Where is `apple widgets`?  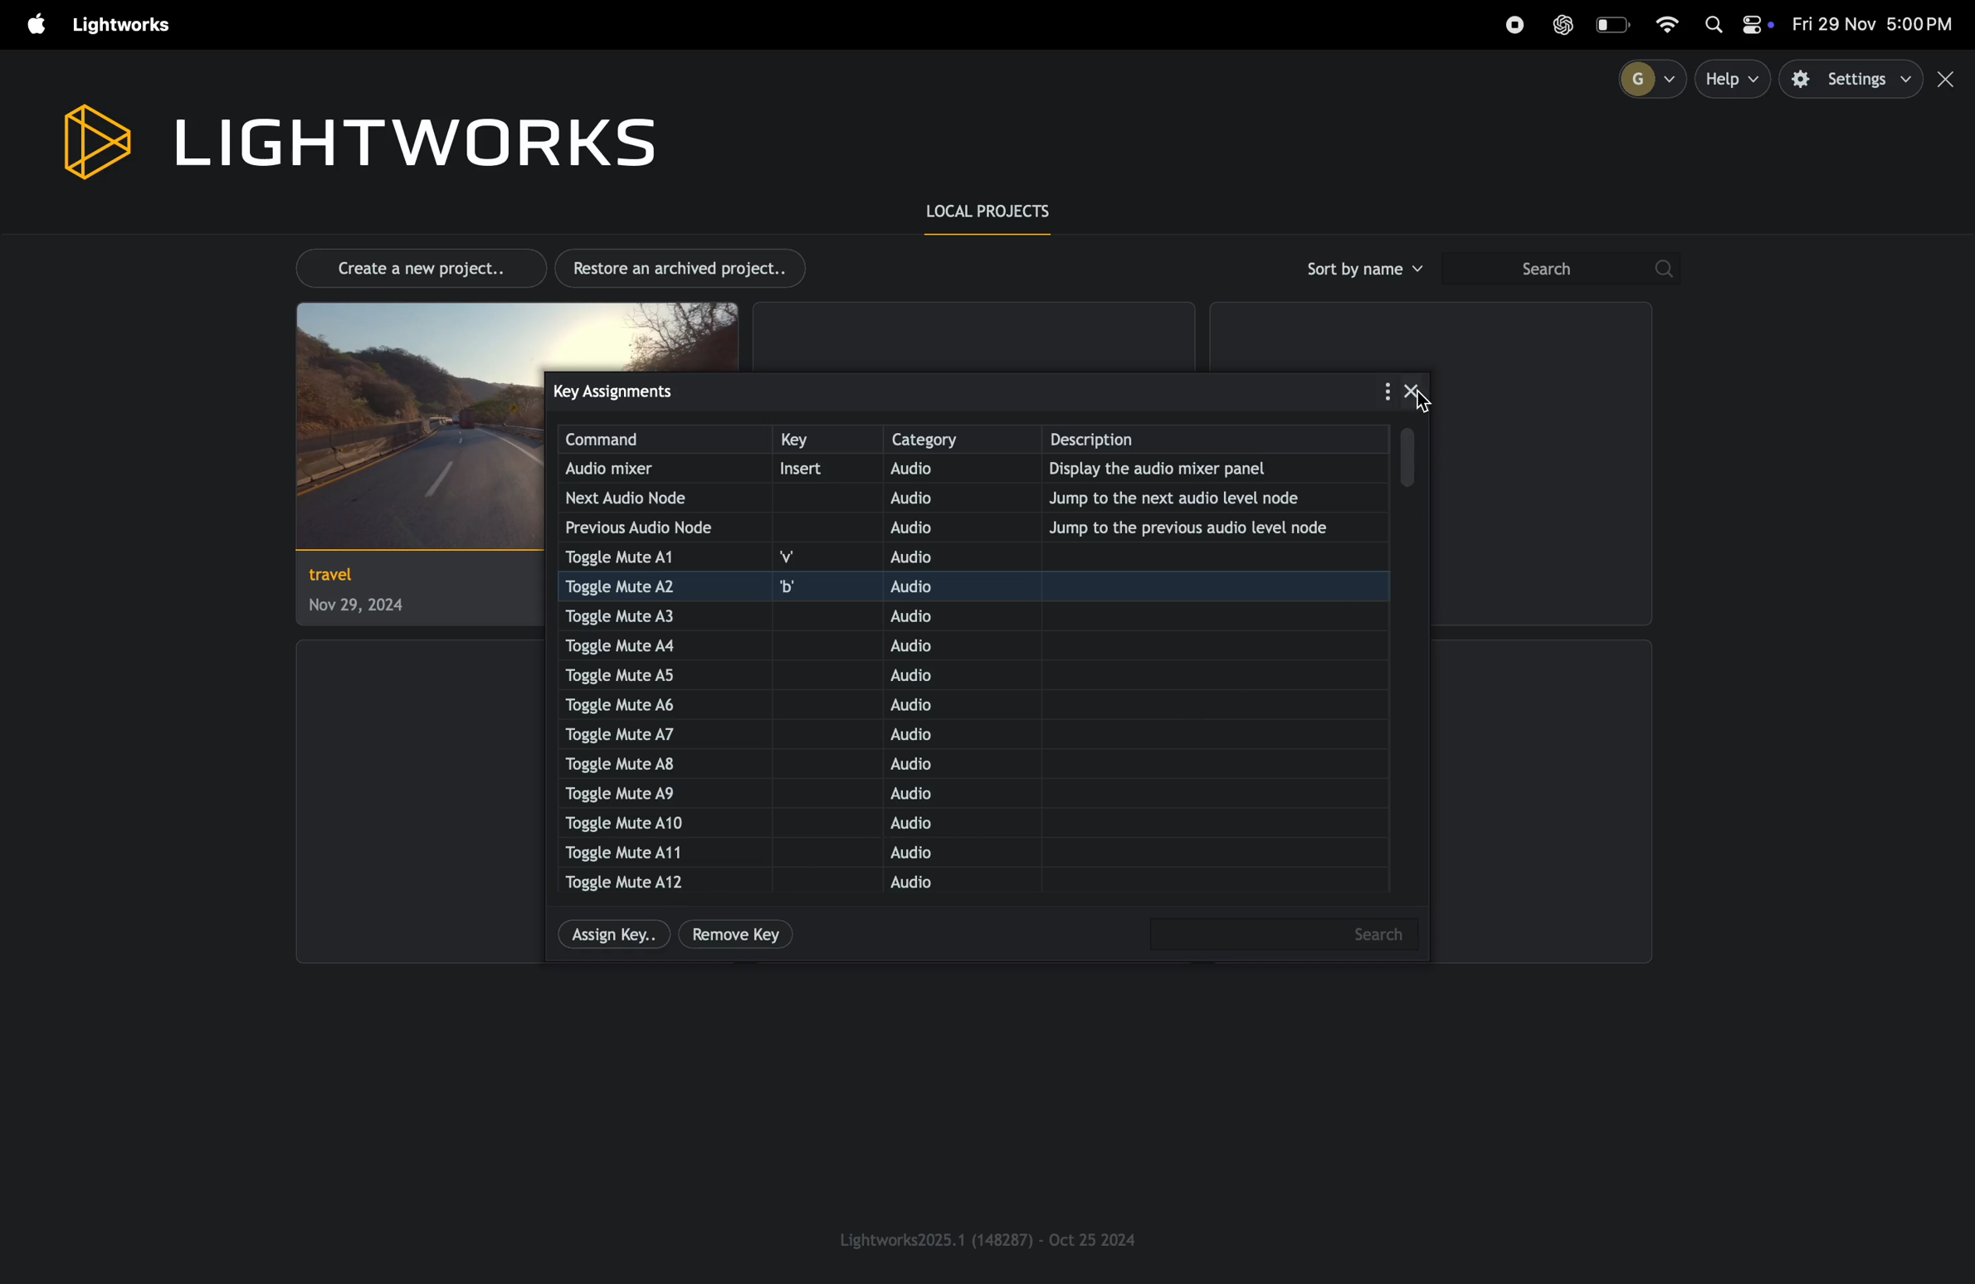
apple widgets is located at coordinates (1737, 27).